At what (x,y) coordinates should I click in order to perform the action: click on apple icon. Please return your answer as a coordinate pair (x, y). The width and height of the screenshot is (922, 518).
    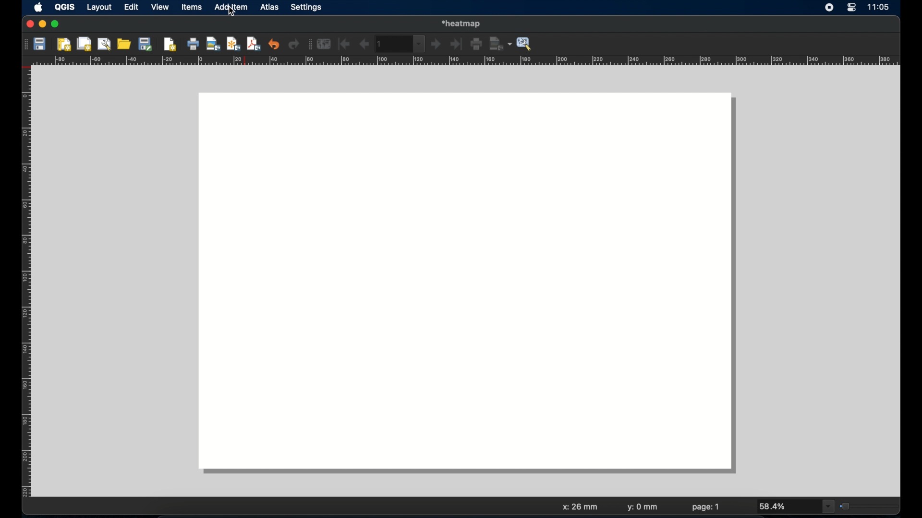
    Looking at the image, I should click on (37, 7).